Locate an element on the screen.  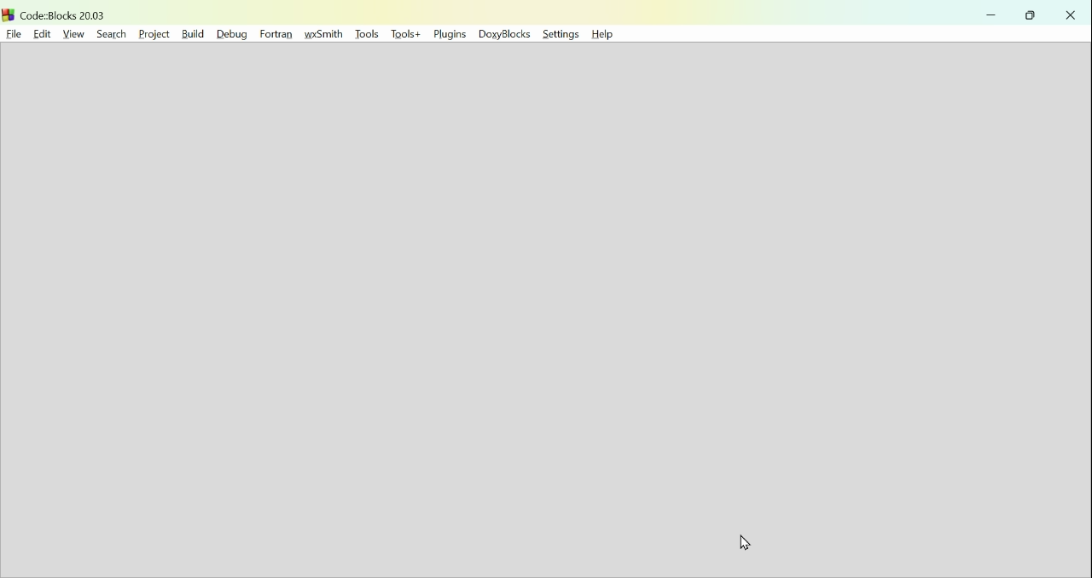
Search is located at coordinates (108, 32).